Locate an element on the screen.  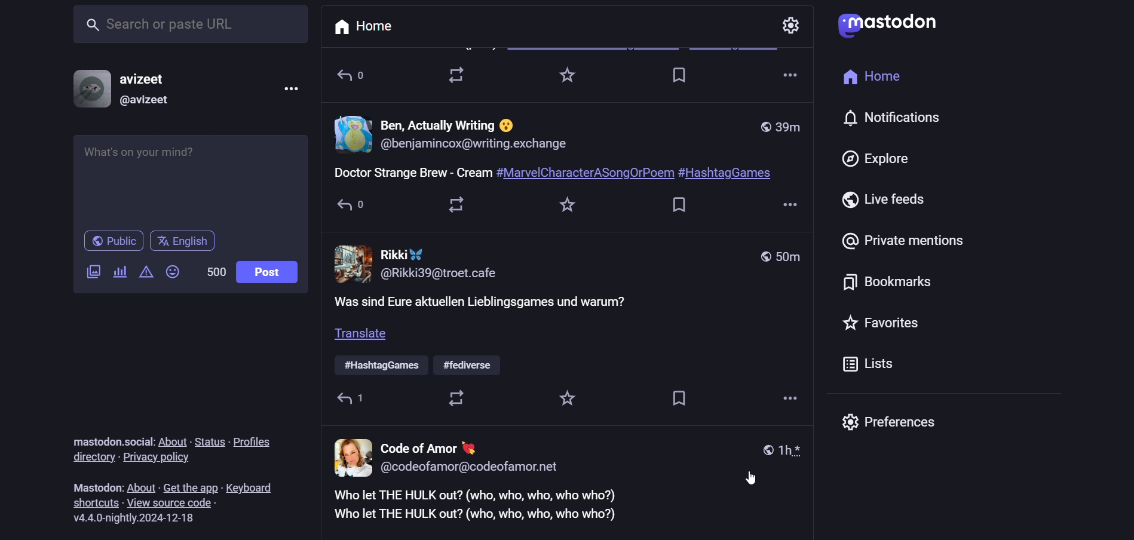
ben actually writing is located at coordinates (452, 124).